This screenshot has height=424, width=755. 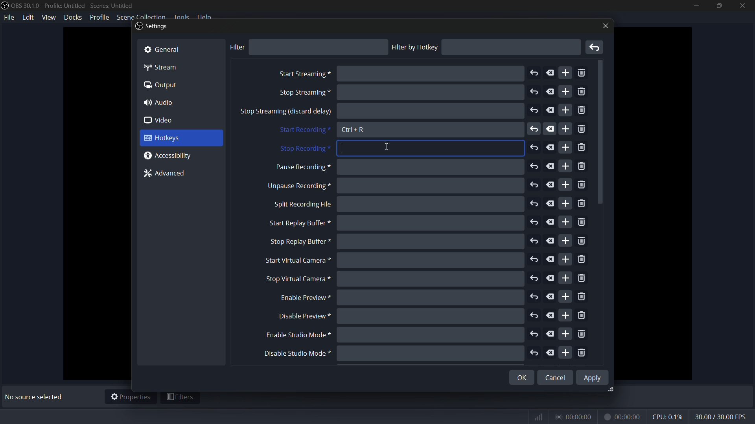 What do you see at coordinates (721, 417) in the screenshot?
I see `fps` at bounding box center [721, 417].